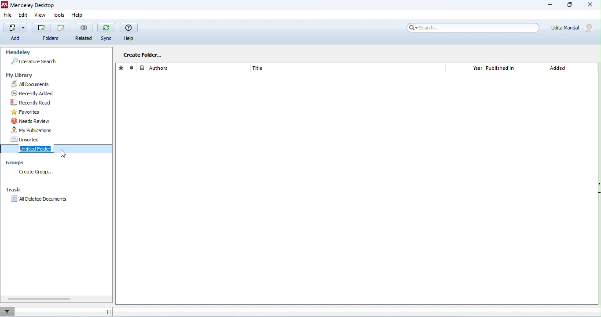 Image resolution: width=601 pixels, height=317 pixels. Describe the element at coordinates (41, 199) in the screenshot. I see `all deleted documents` at that location.